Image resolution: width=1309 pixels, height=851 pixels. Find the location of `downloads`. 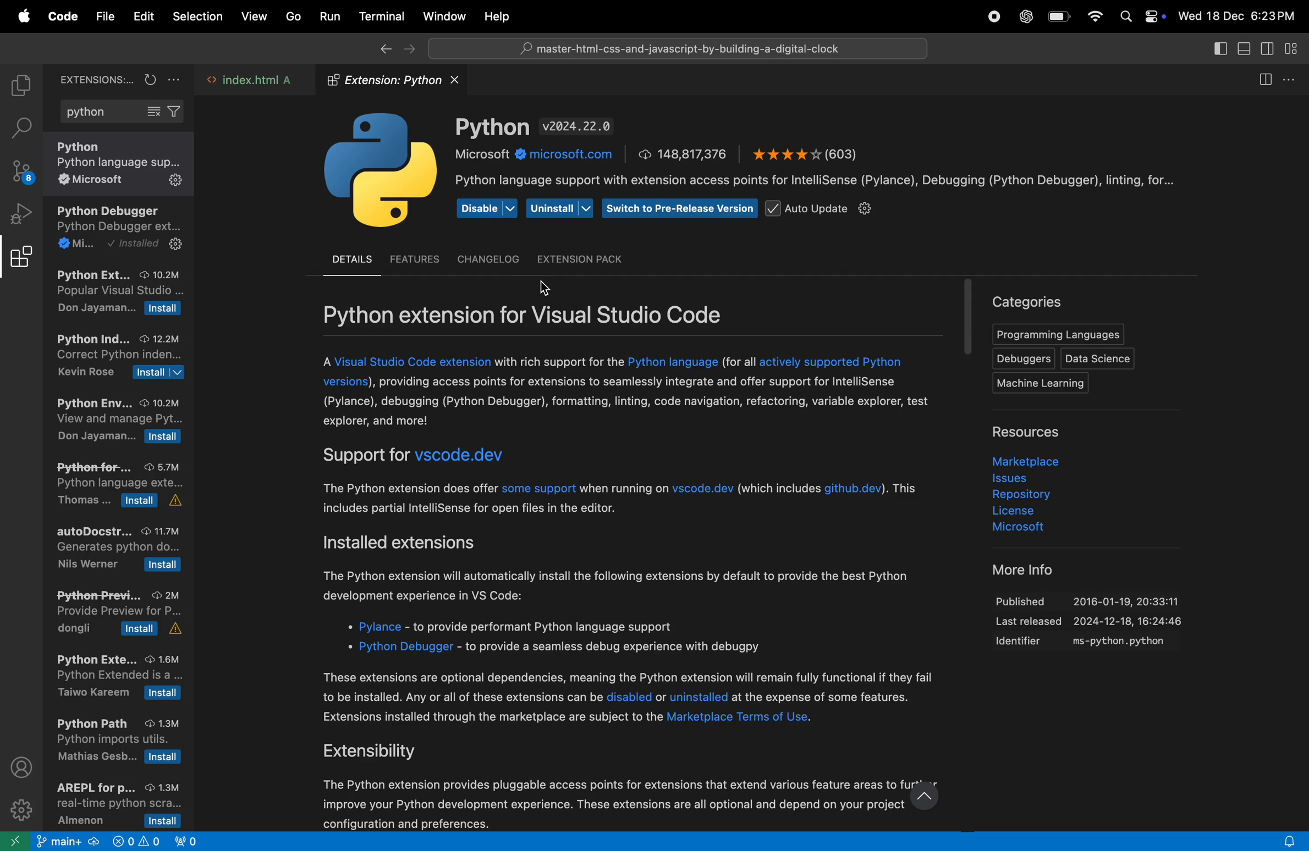

downloads is located at coordinates (684, 154).